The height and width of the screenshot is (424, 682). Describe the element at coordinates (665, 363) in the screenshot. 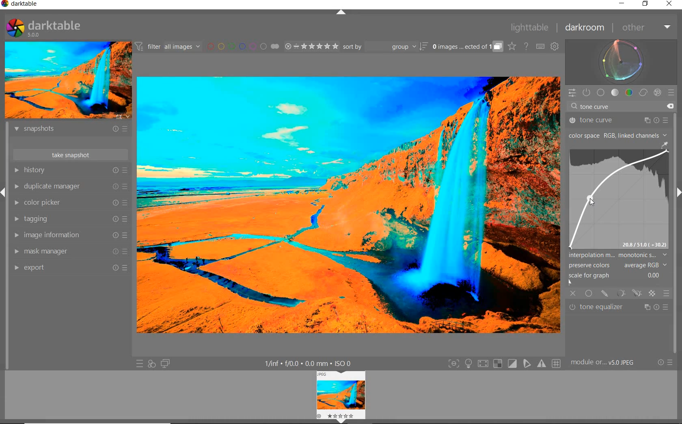

I see `RESET OR PRESETS & PREFERENCES` at that location.